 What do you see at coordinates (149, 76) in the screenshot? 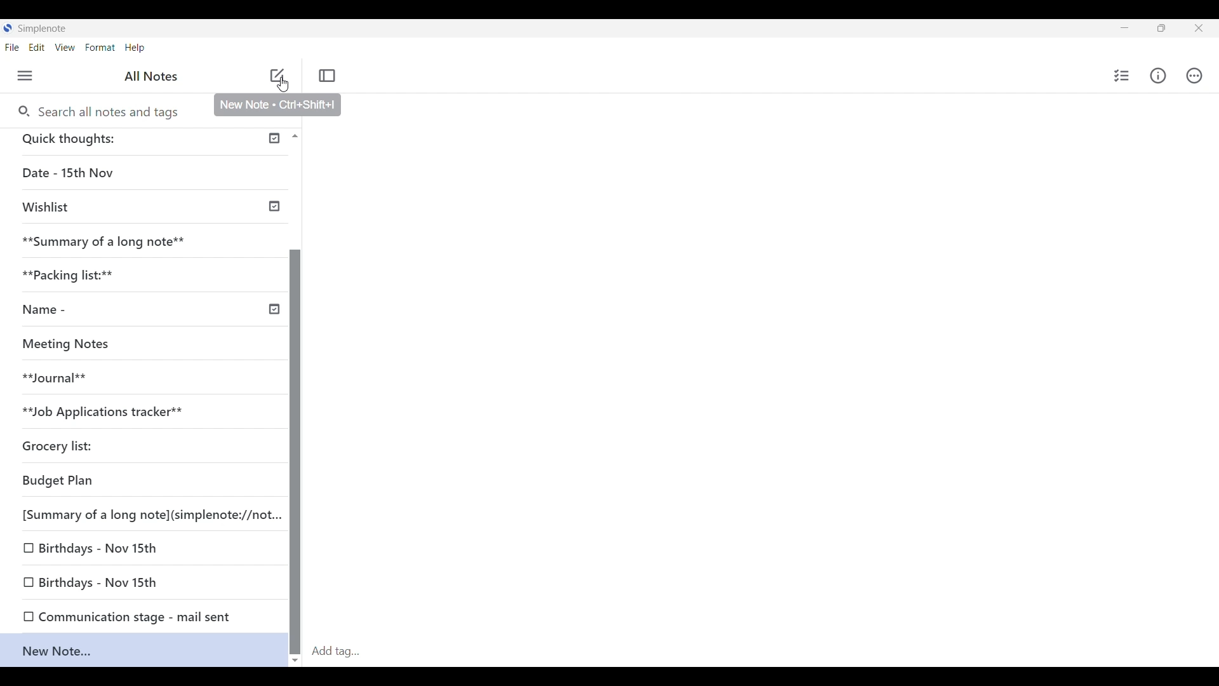
I see `All Notes` at bounding box center [149, 76].